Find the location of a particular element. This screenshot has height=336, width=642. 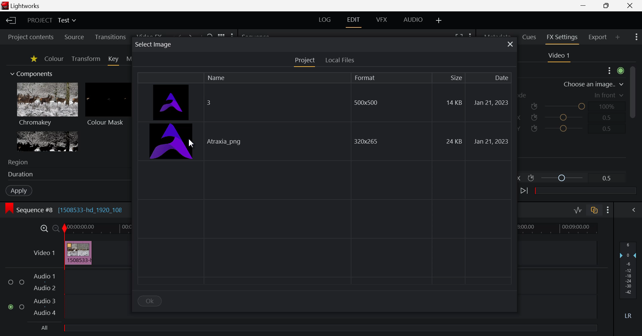

image is located at coordinates (171, 142).